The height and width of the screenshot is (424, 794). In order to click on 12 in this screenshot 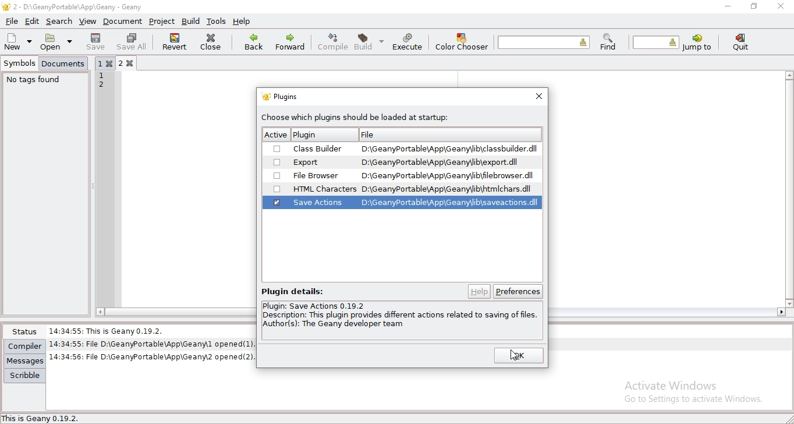, I will do `click(102, 83)`.